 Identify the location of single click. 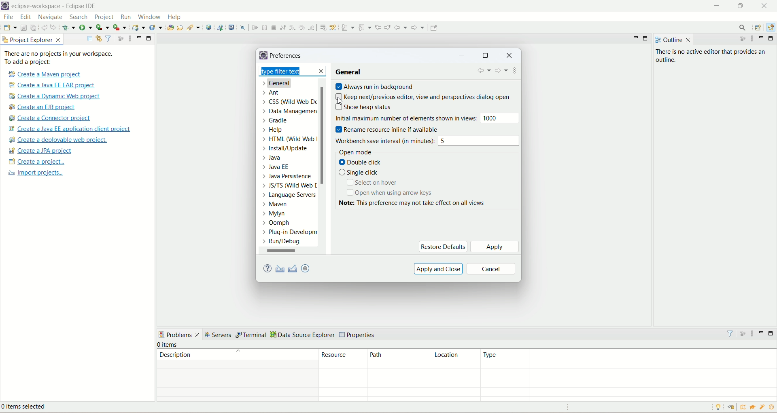
(360, 173).